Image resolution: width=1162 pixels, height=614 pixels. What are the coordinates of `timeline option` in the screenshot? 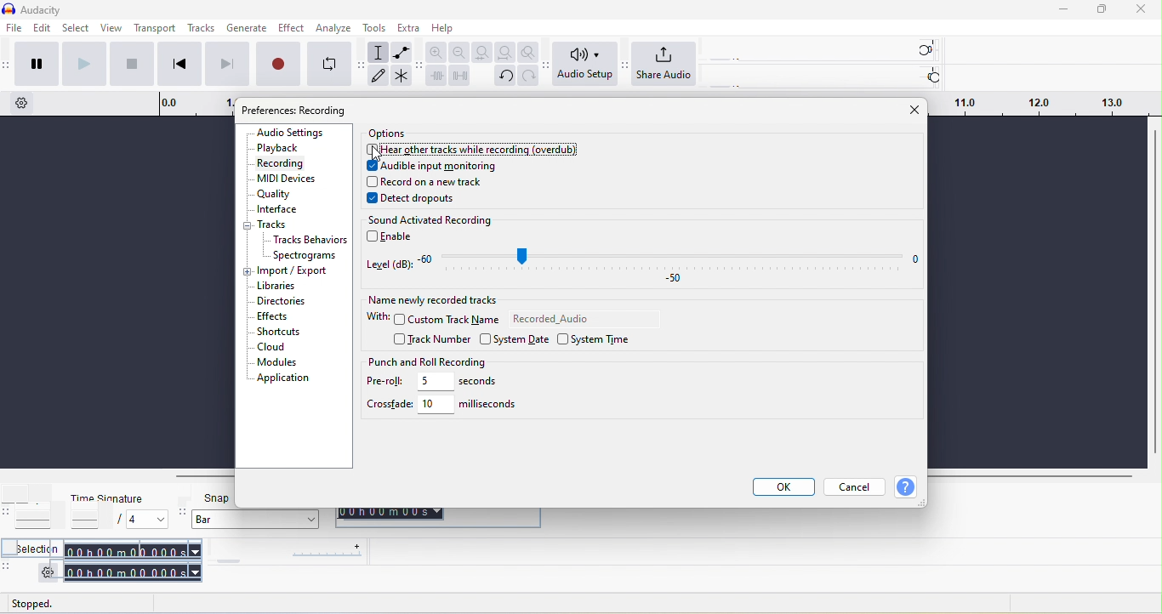 It's located at (23, 103).